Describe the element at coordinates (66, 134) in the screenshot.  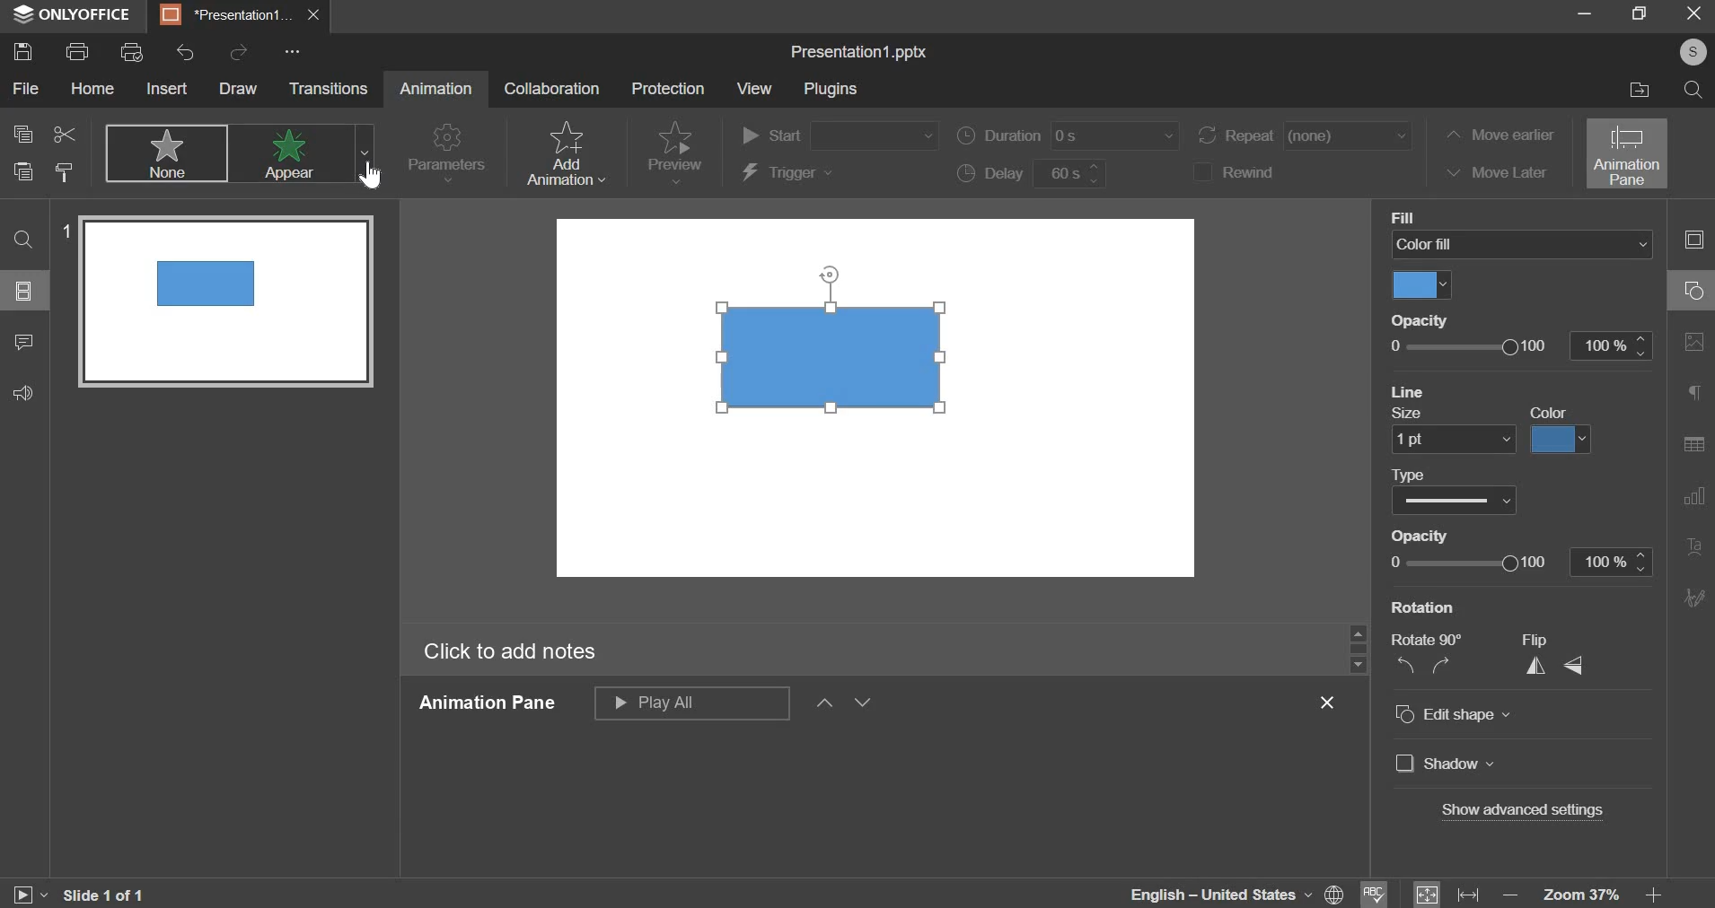
I see `cut` at that location.